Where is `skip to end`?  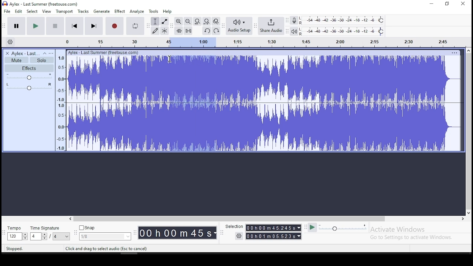
skip to end is located at coordinates (94, 26).